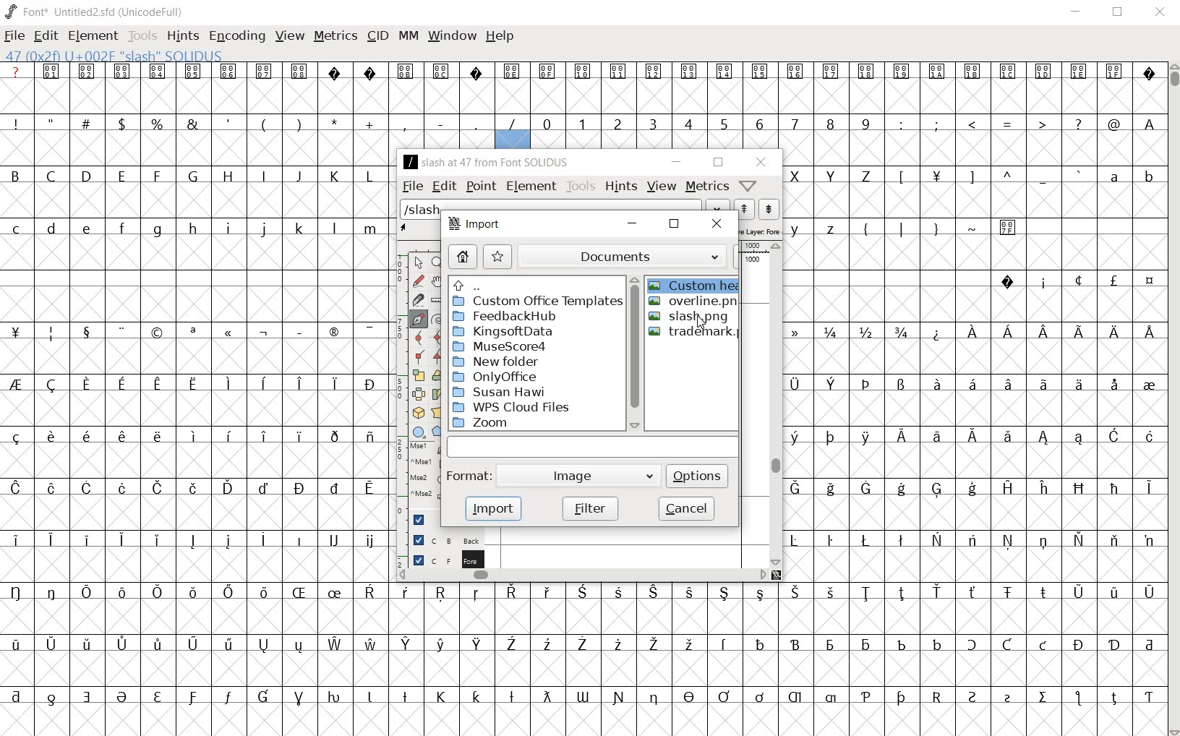 The width and height of the screenshot is (1180, 736). I want to click on trademark.png, so click(695, 333).